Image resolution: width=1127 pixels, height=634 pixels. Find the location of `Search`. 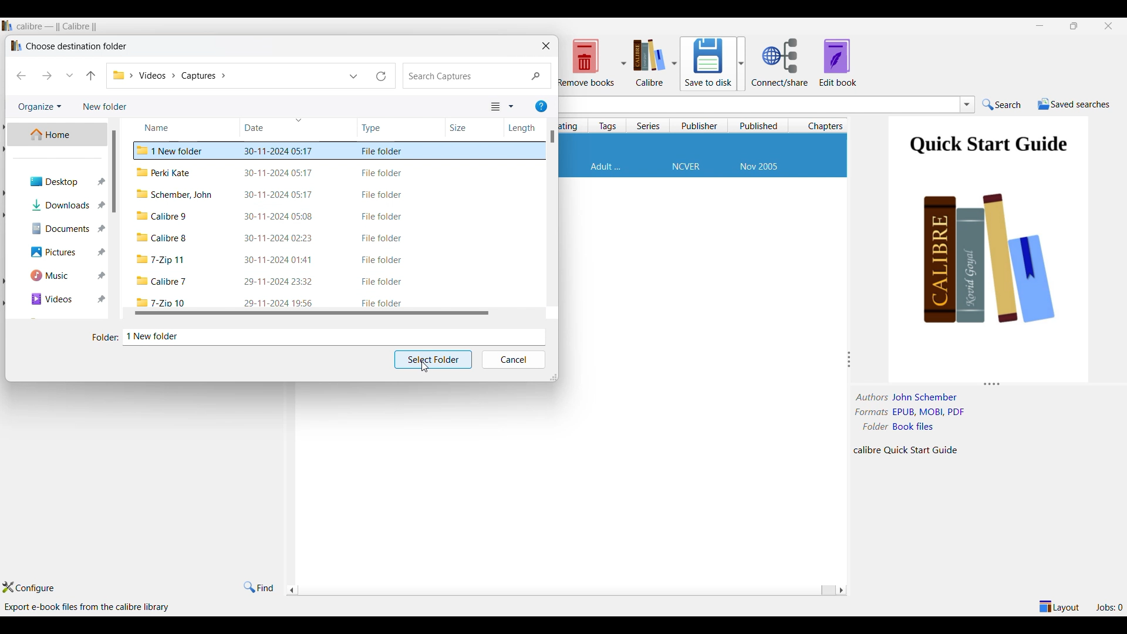

Search is located at coordinates (478, 76).